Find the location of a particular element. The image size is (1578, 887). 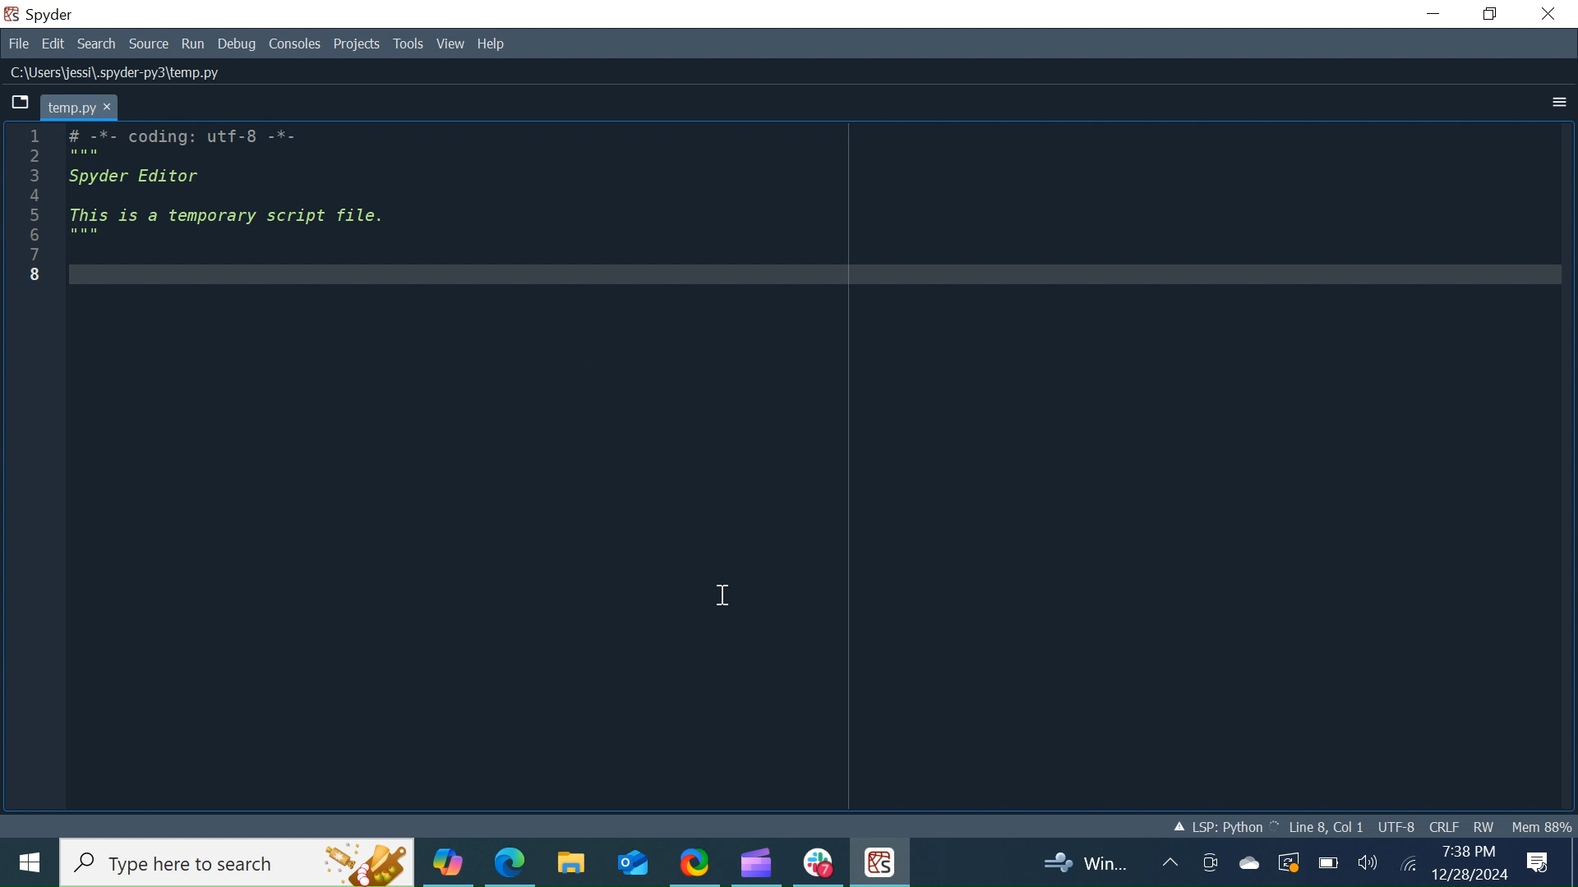

ShareX is located at coordinates (694, 862).